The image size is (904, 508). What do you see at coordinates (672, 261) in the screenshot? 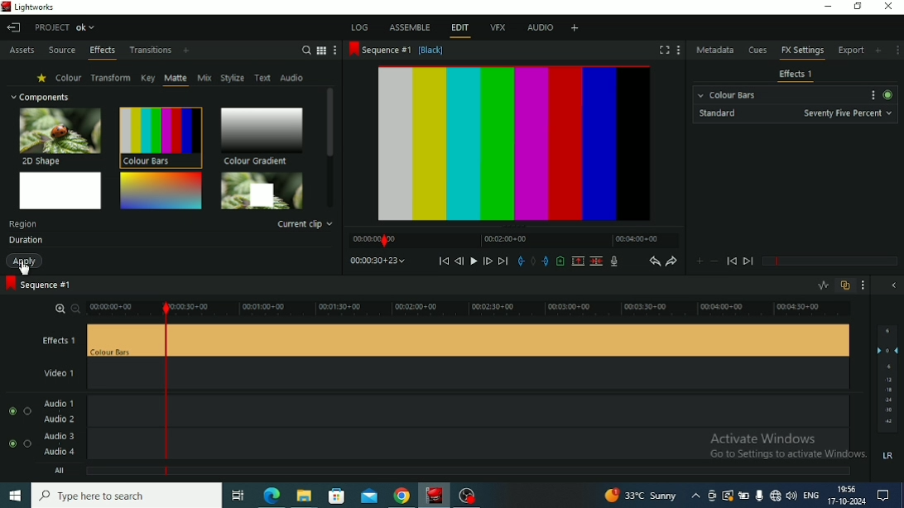
I see `Redo` at bounding box center [672, 261].